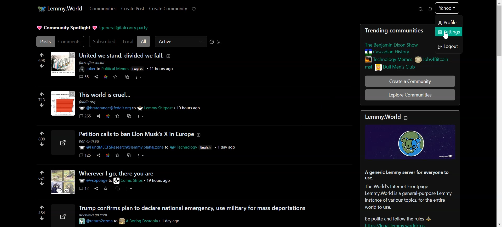  Describe the element at coordinates (448, 47) in the screenshot. I see `Logout` at that location.